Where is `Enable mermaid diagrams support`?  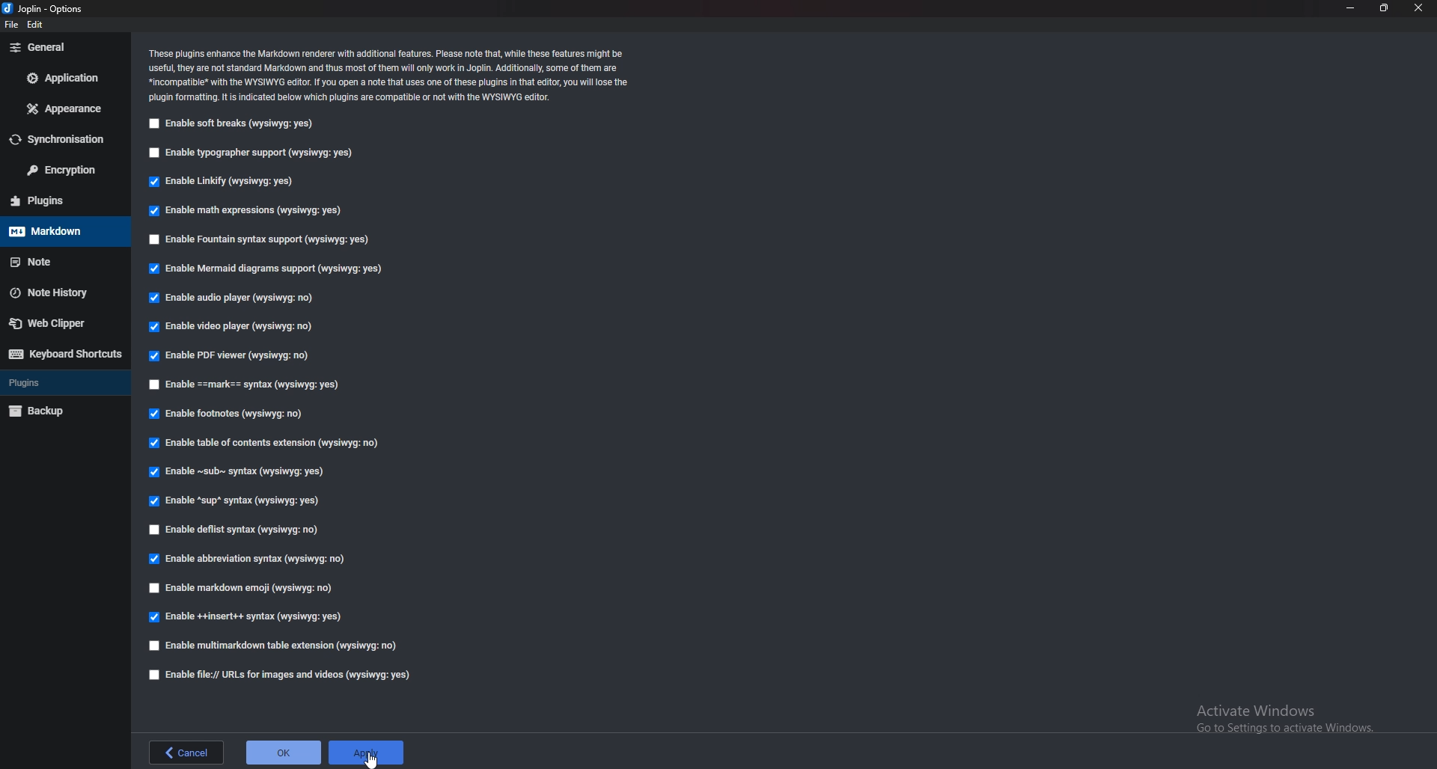
Enable mermaid diagrams support is located at coordinates (272, 269).